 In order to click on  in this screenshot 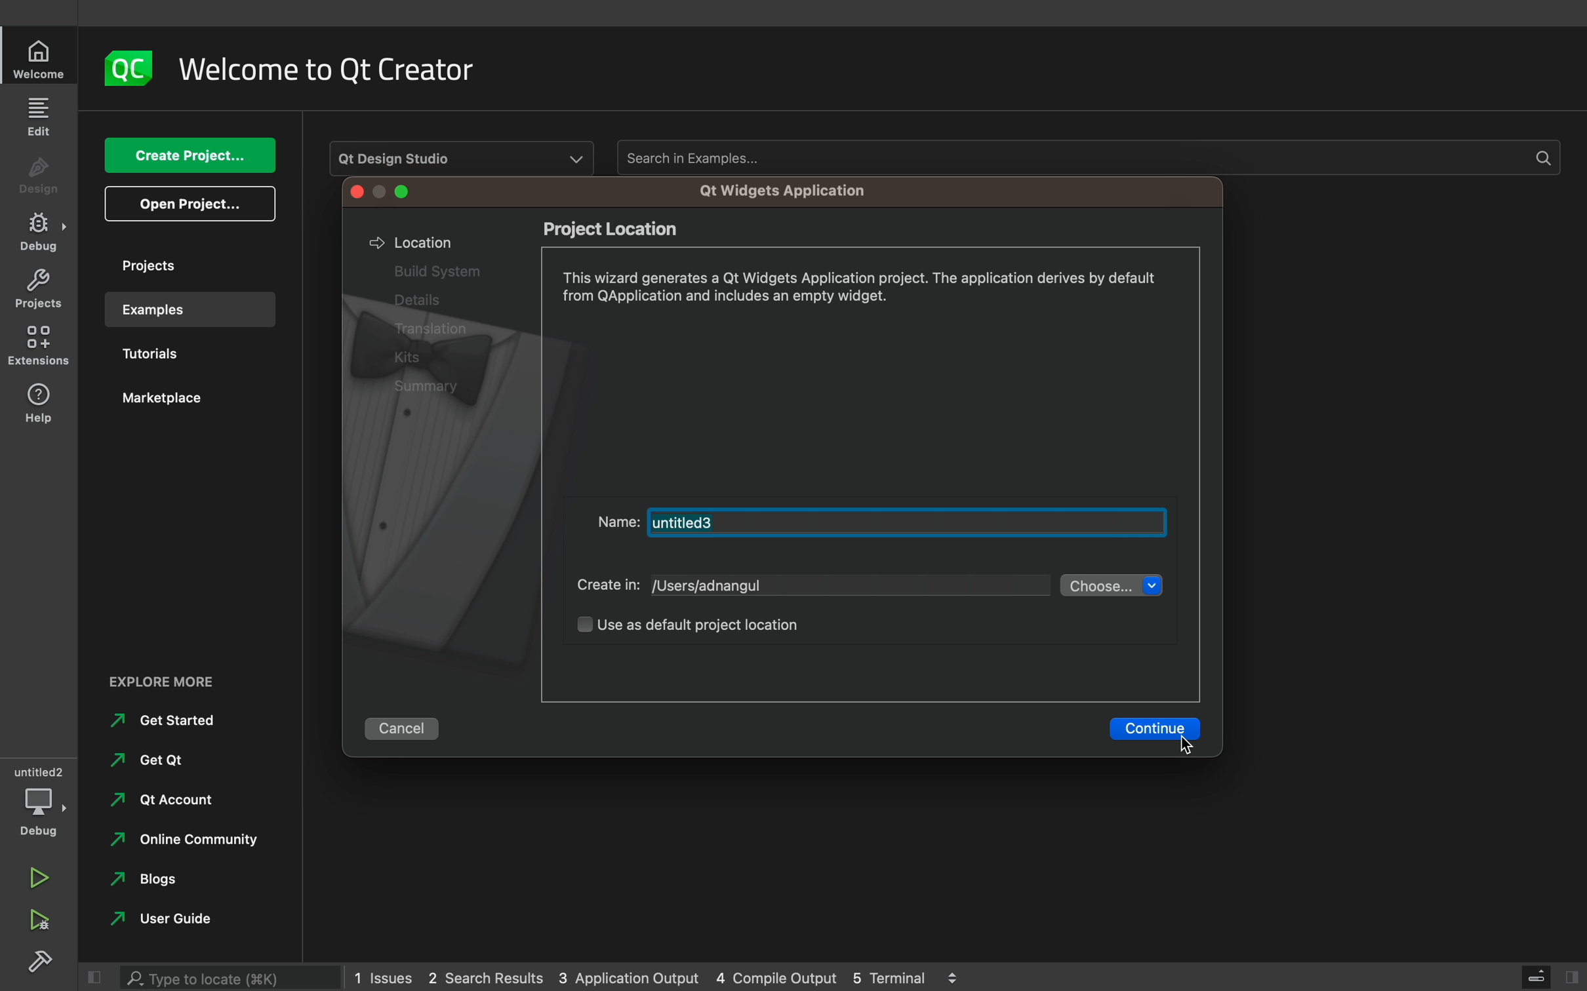, I will do `click(157, 922)`.